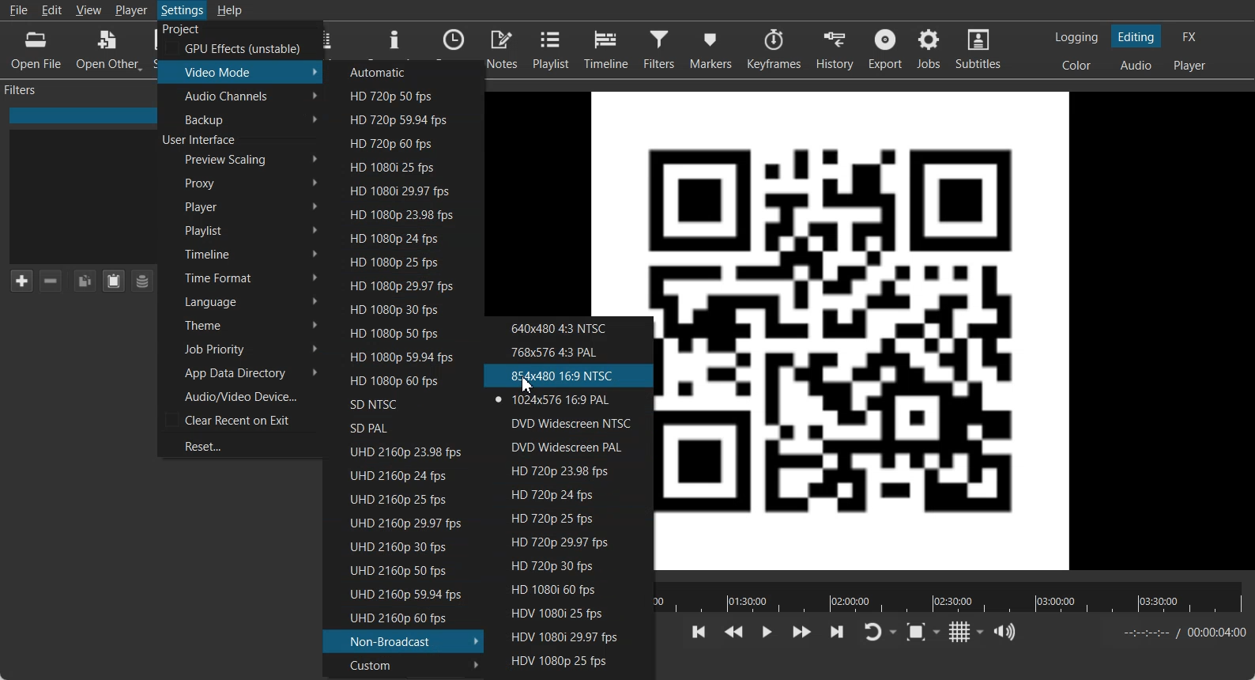 This screenshot has height=680, width=1255. Describe the element at coordinates (397, 546) in the screenshot. I see `UHD 2160p 30 fps` at that location.